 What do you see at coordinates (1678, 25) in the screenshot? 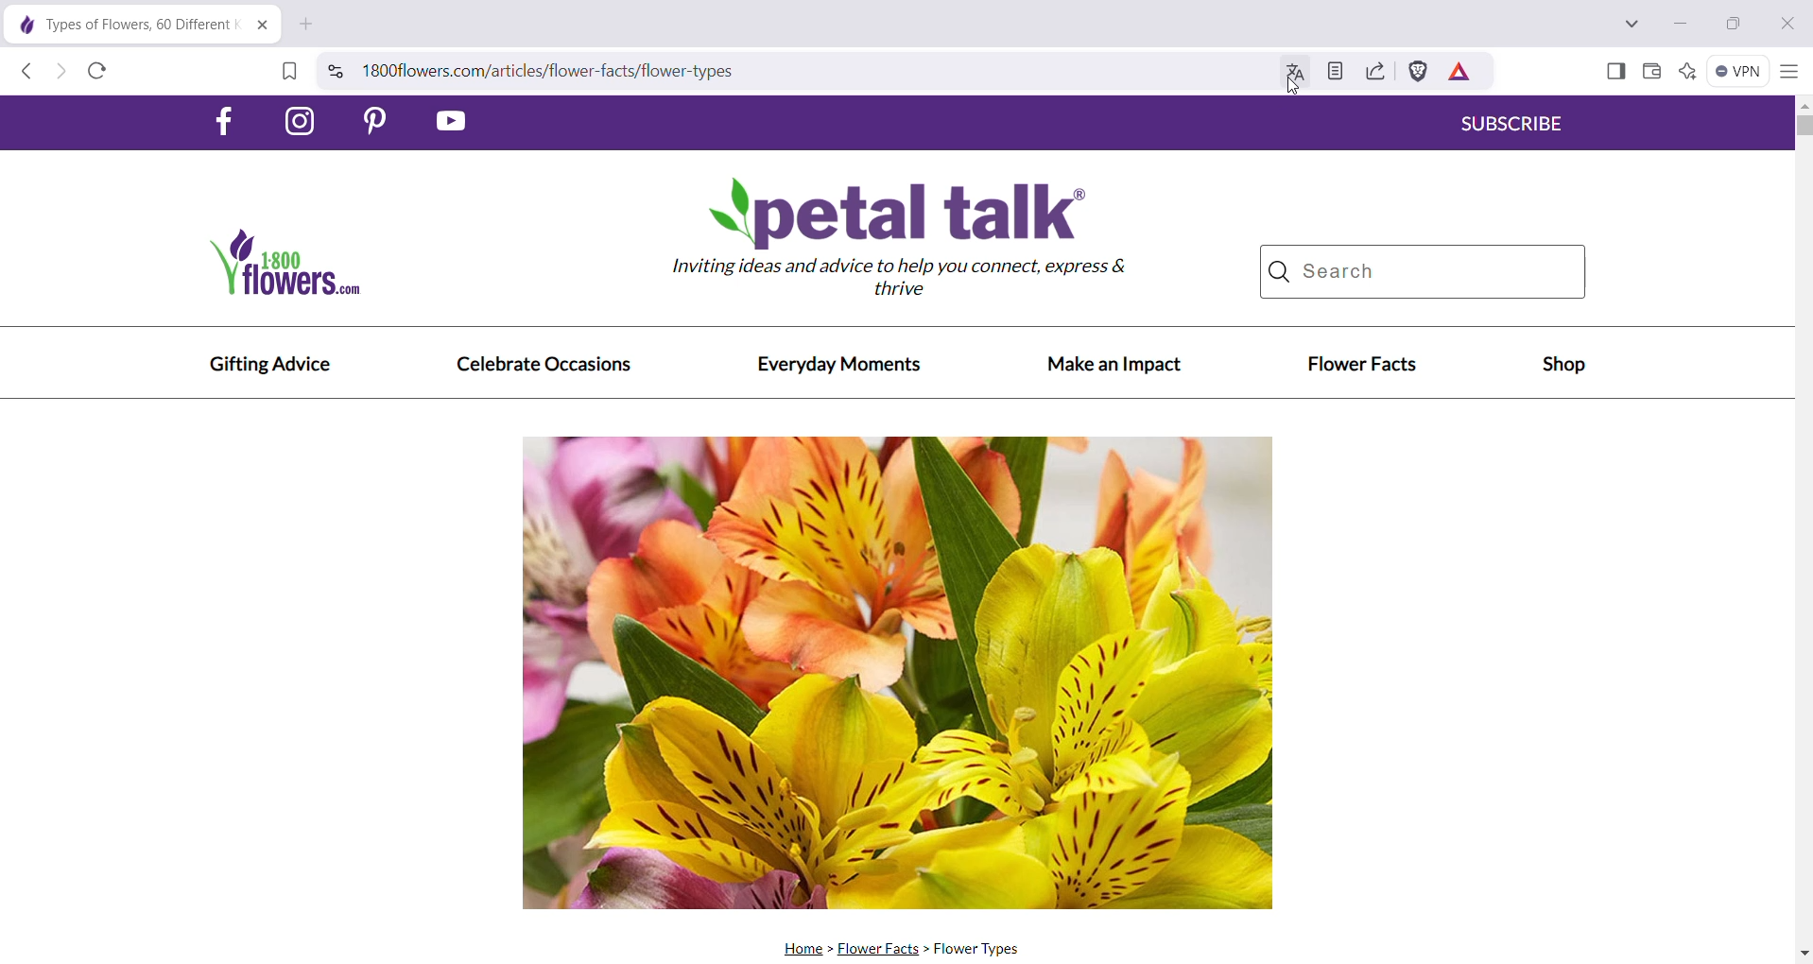
I see `Minimize` at bounding box center [1678, 25].